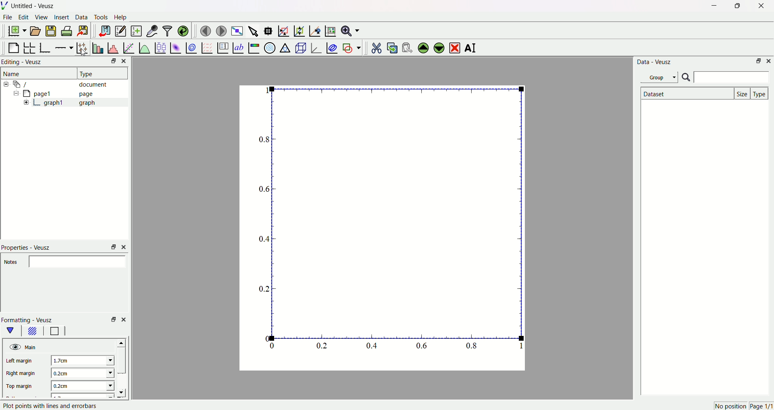 This screenshot has width=774, height=410. What do you see at coordinates (112, 47) in the screenshot?
I see `histogram` at bounding box center [112, 47].